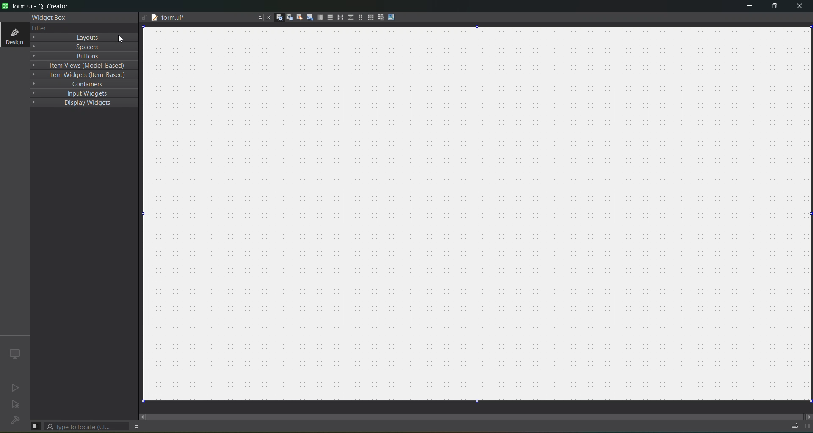 The height and width of the screenshot is (433, 813). What do you see at coordinates (13, 388) in the screenshot?
I see `no active` at bounding box center [13, 388].